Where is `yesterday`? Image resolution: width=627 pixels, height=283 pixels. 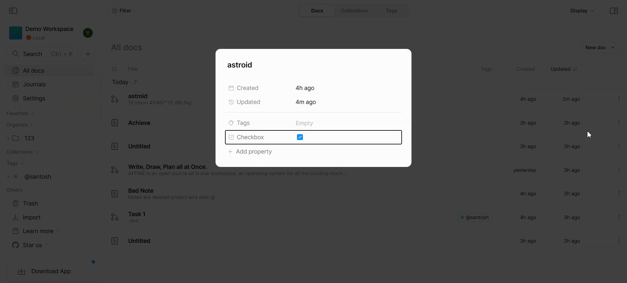
yesterday is located at coordinates (524, 171).